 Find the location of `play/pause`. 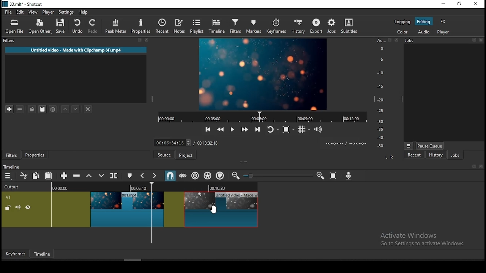

play/pause is located at coordinates (232, 131).